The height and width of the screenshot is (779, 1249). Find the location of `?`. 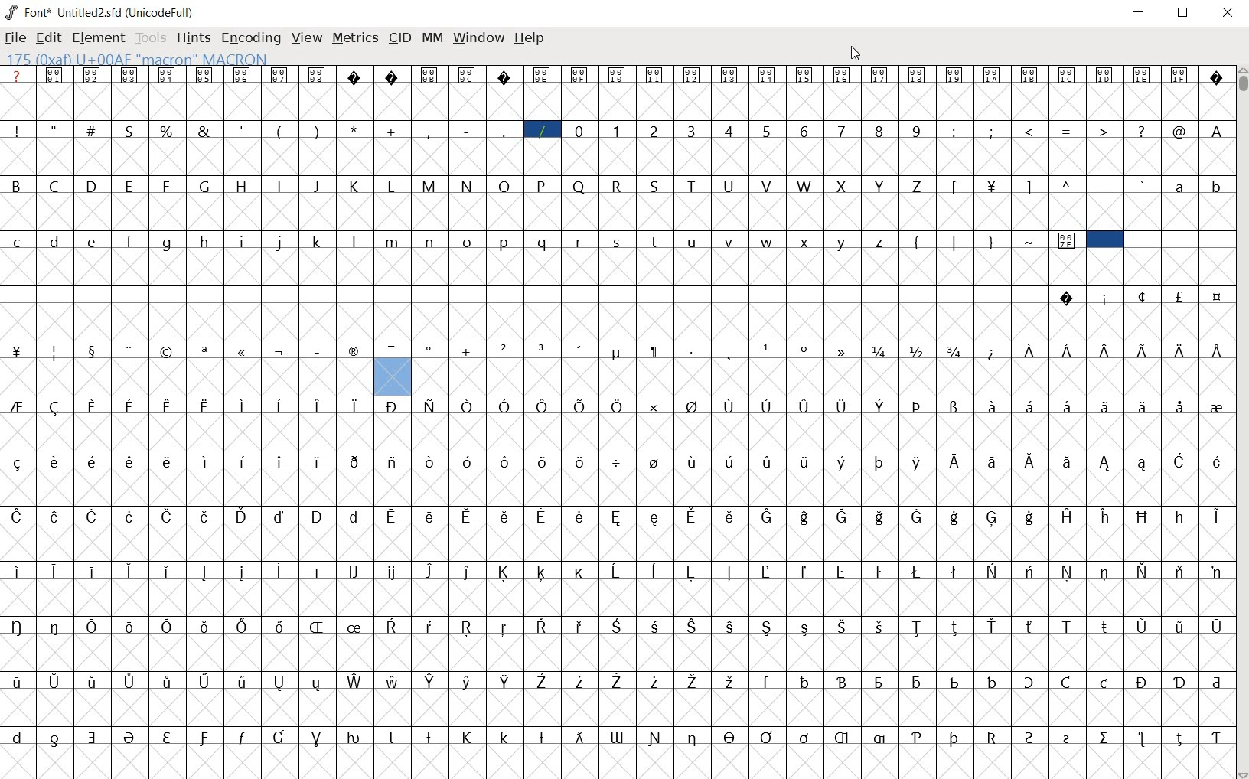

? is located at coordinates (18, 77).